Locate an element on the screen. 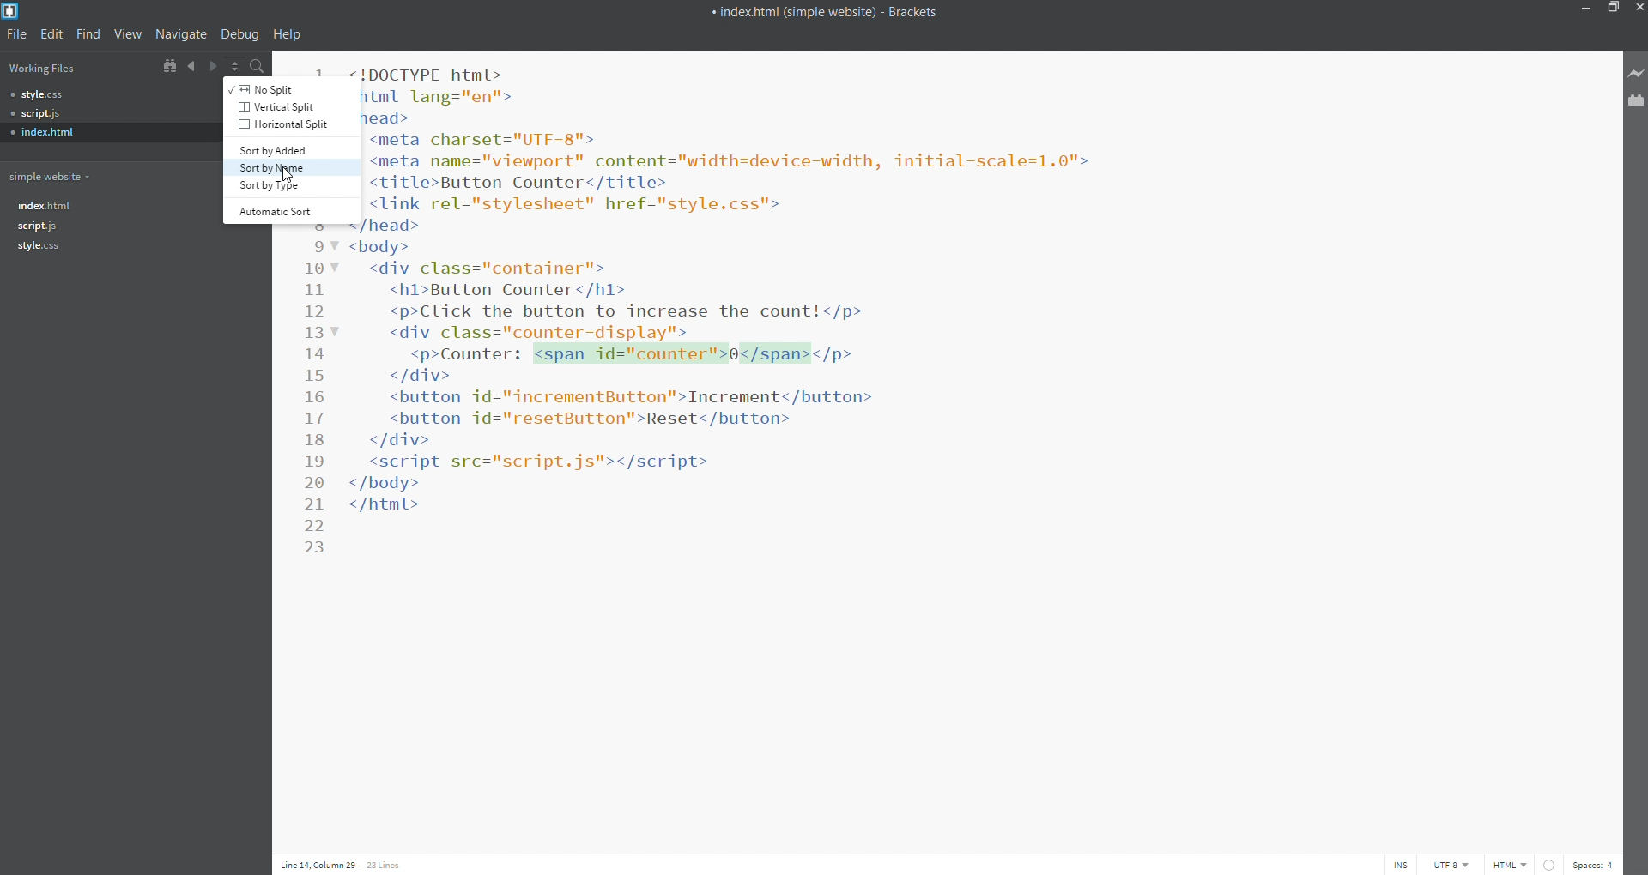  no split is located at coordinates (278, 88).